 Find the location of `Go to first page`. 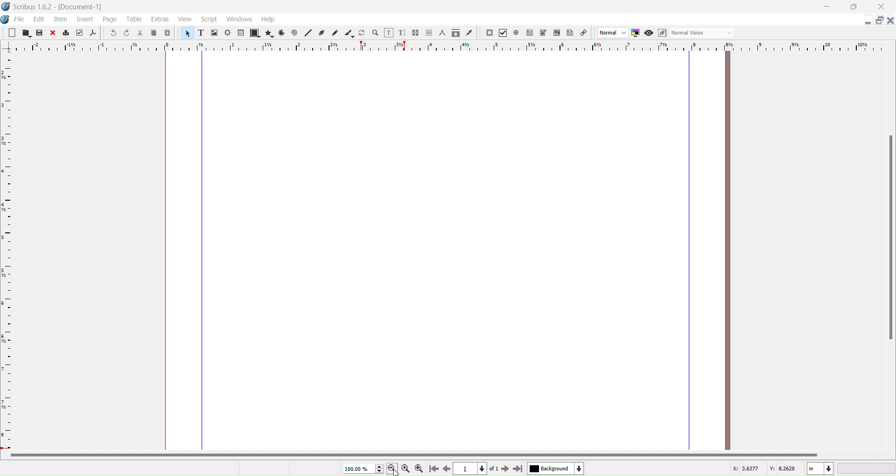

Go to first page is located at coordinates (433, 469).